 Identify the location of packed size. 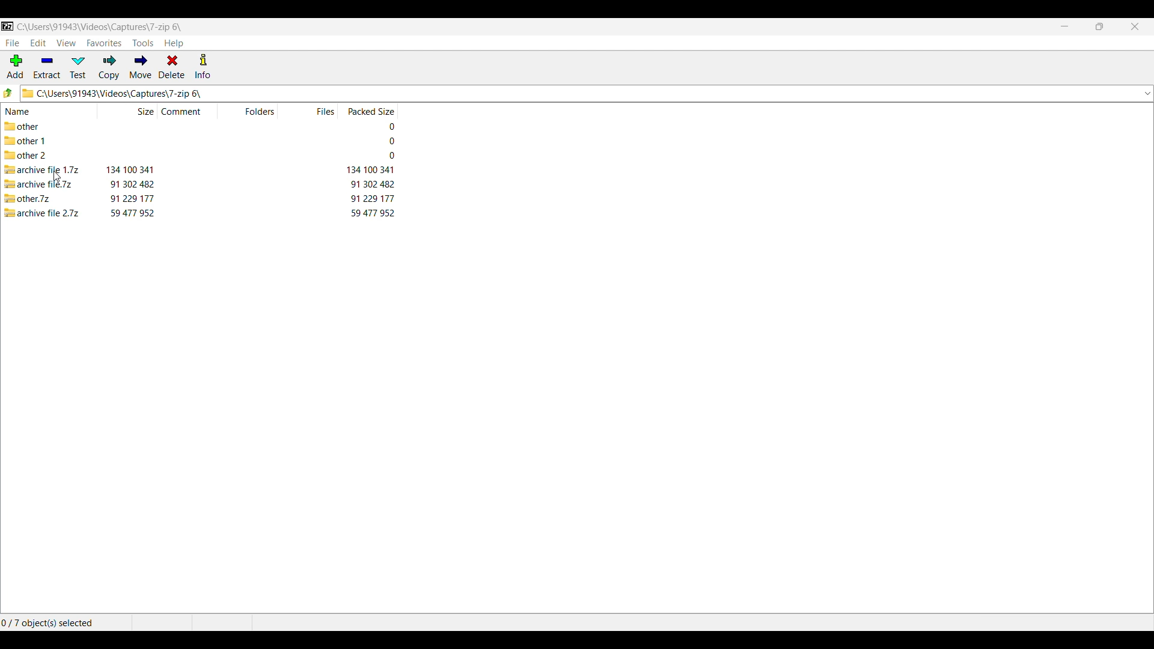
(371, 213).